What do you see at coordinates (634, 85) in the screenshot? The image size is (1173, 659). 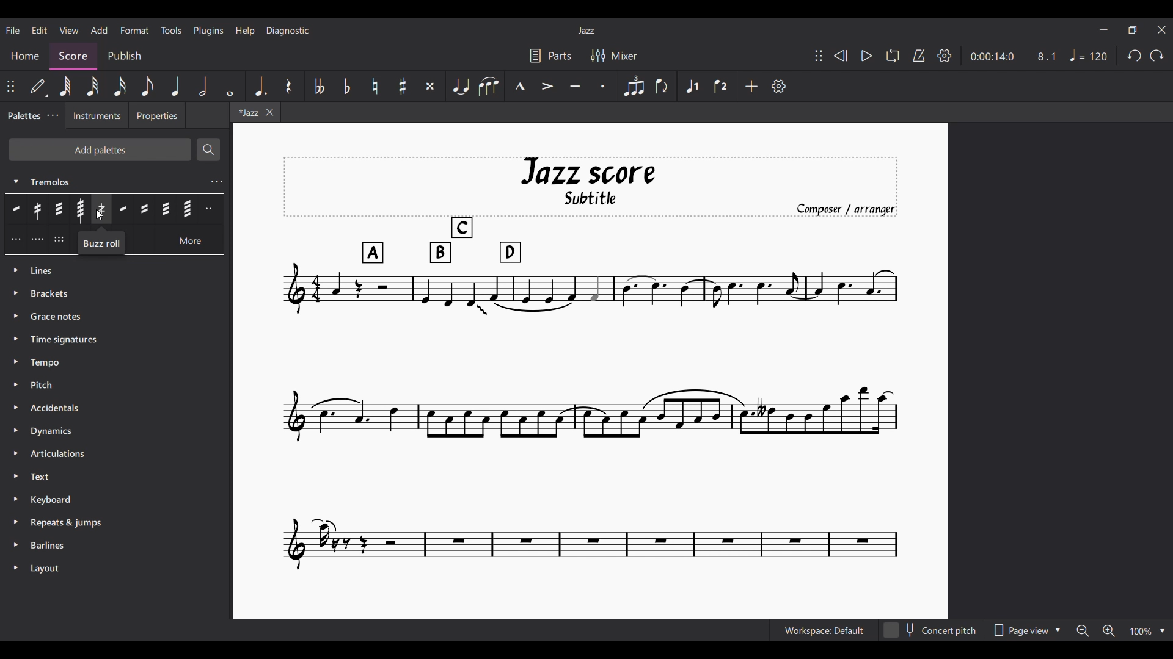 I see `Tuplet` at bounding box center [634, 85].